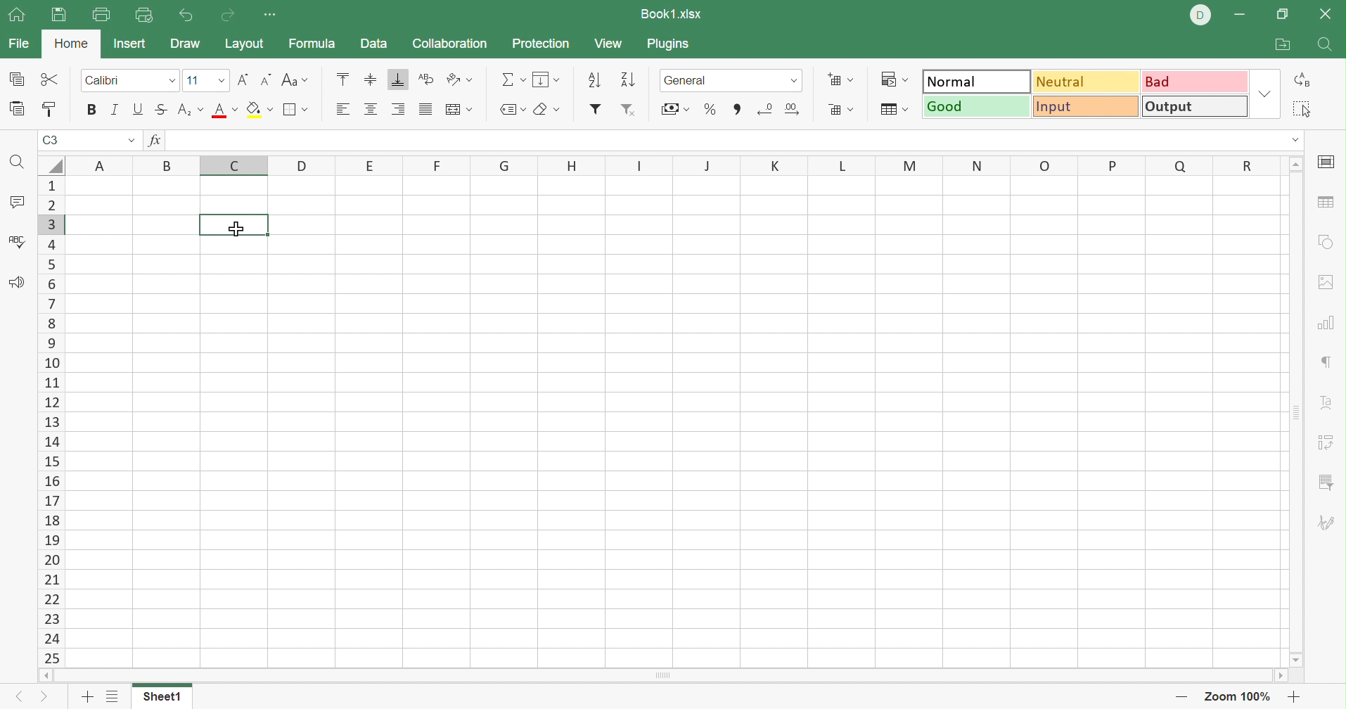  I want to click on C3, so click(52, 141).